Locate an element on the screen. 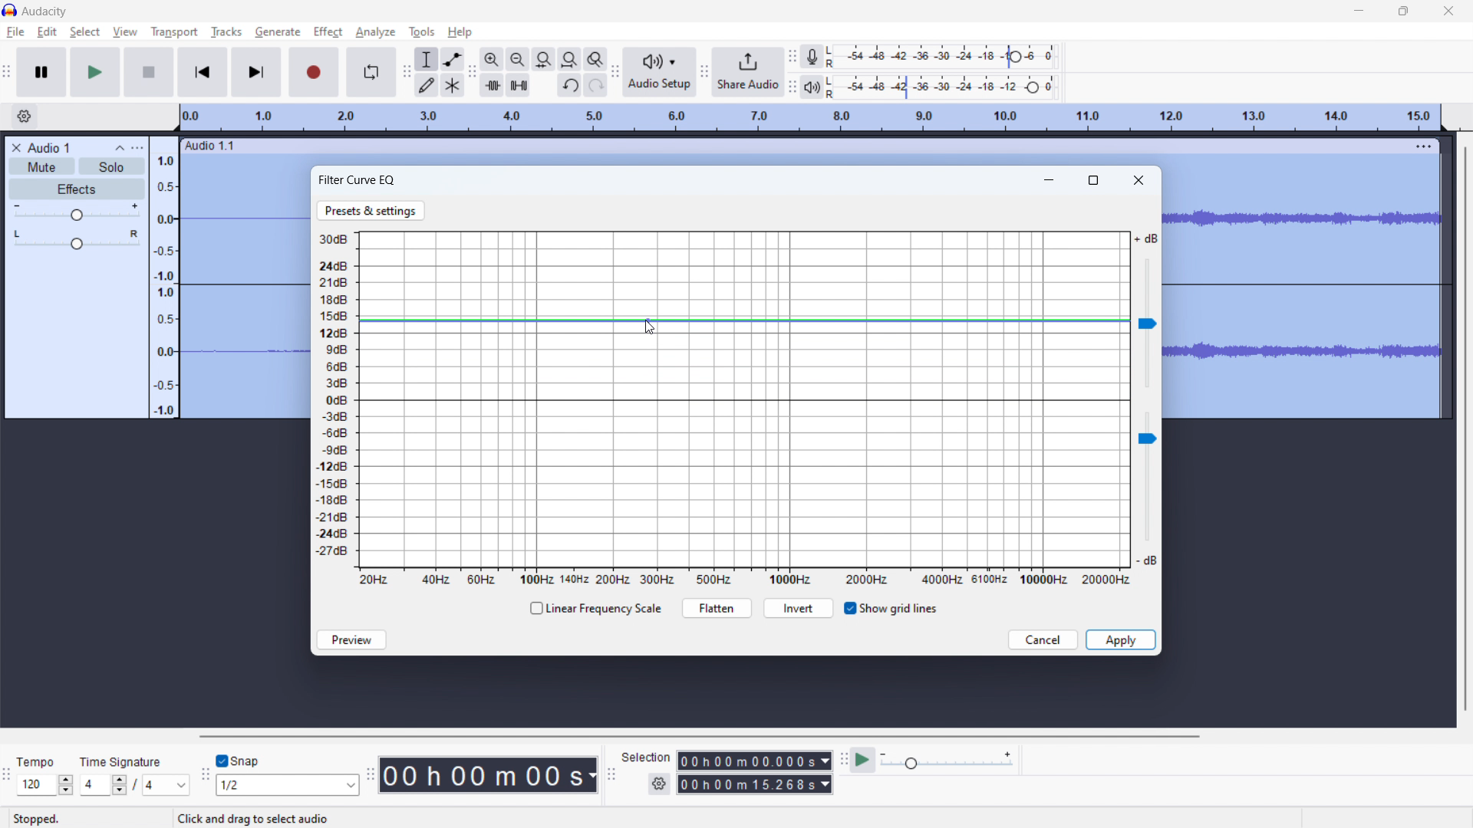 The width and height of the screenshot is (1473, 828). project title is located at coordinates (49, 148).